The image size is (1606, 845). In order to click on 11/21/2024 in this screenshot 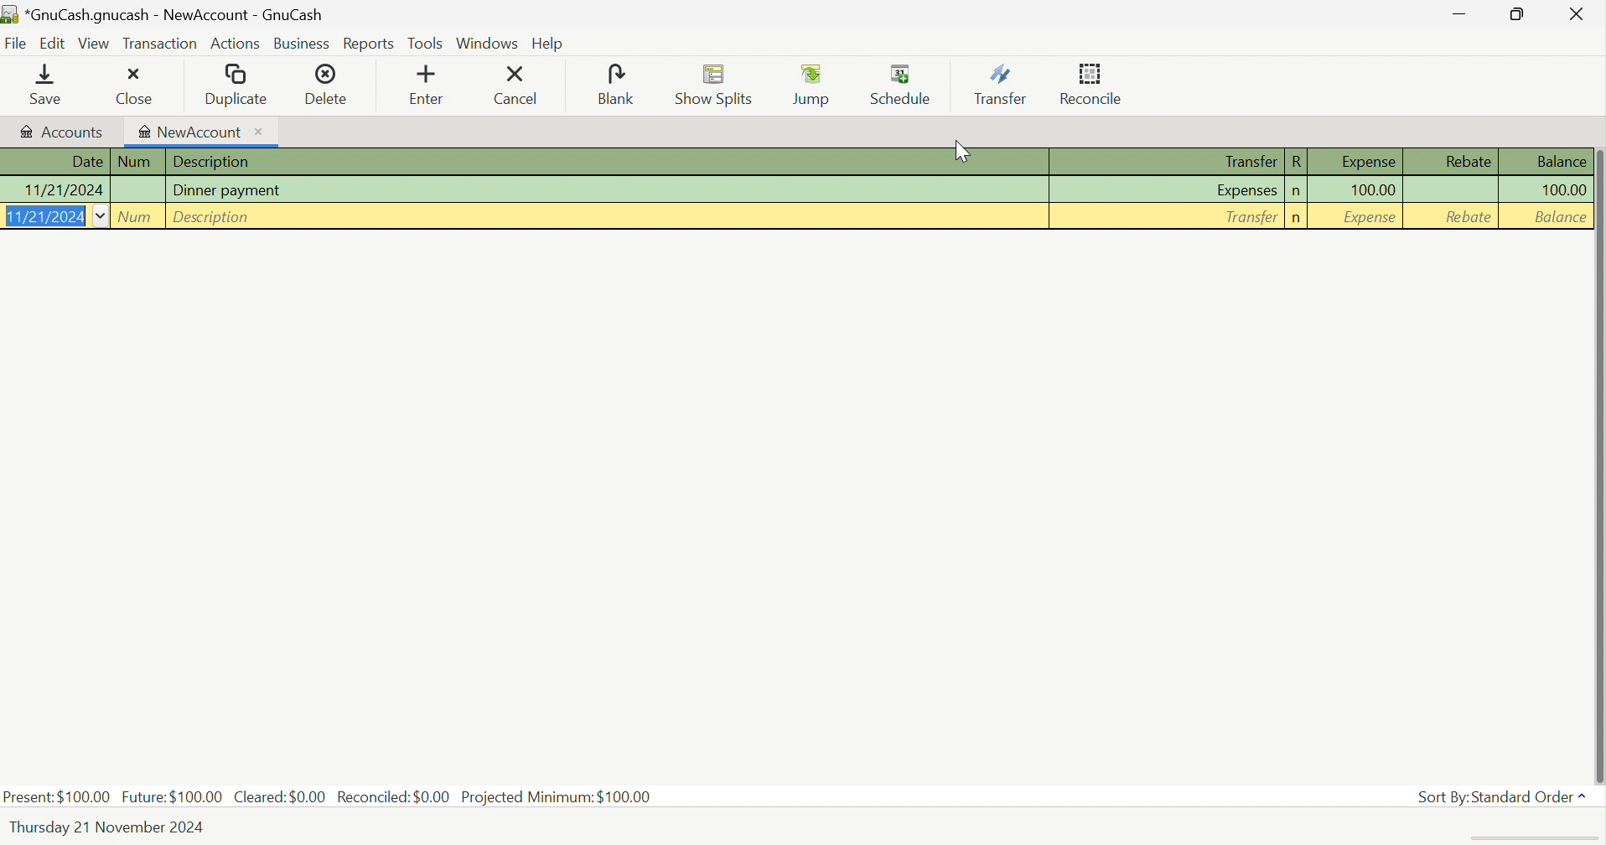, I will do `click(53, 217)`.